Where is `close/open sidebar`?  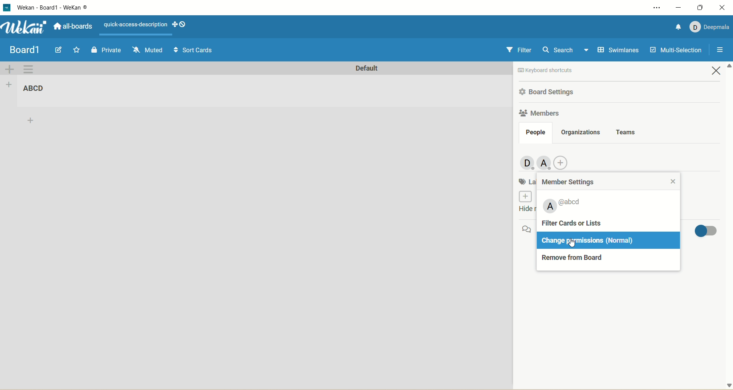
close/open sidebar is located at coordinates (719, 51).